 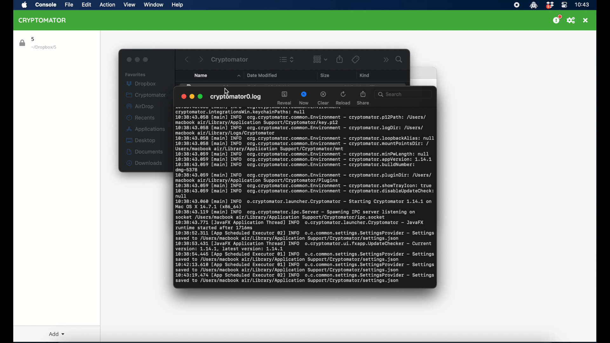 What do you see at coordinates (46, 5) in the screenshot?
I see `Console` at bounding box center [46, 5].